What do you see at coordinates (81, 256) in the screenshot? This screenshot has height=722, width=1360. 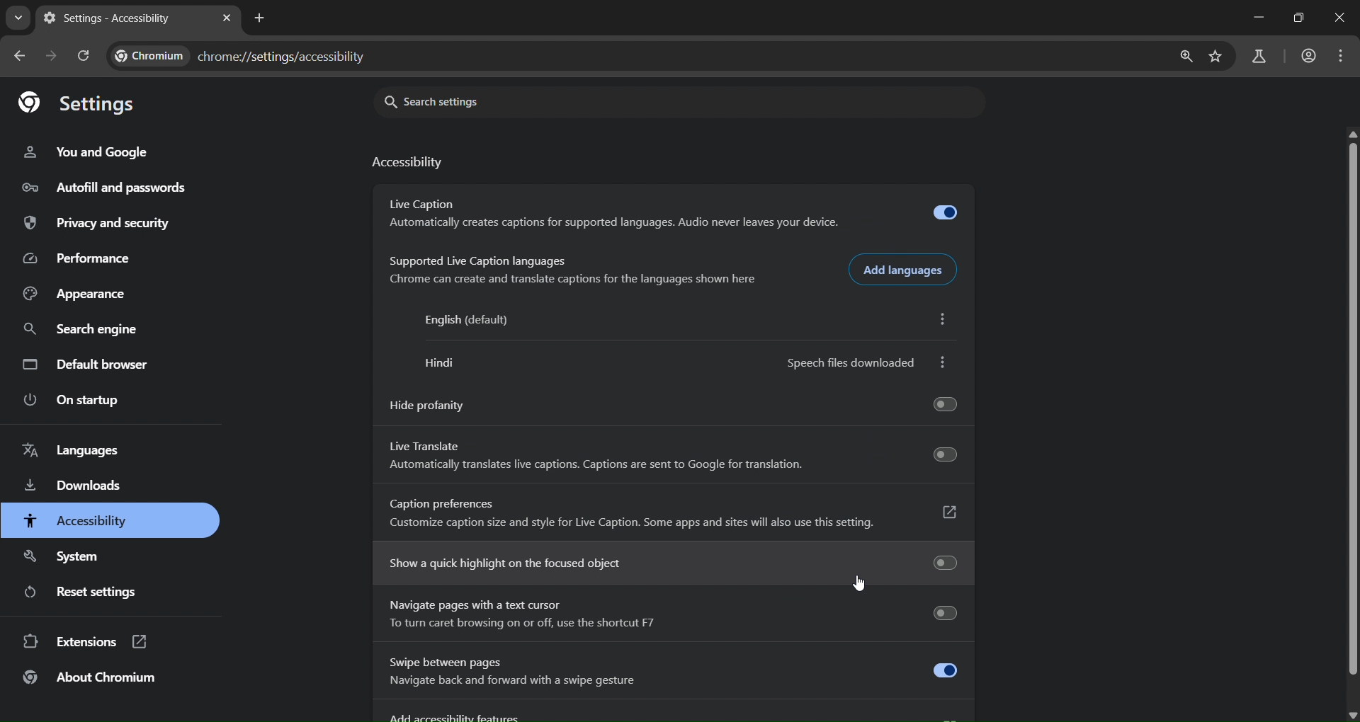 I see `performance` at bounding box center [81, 256].